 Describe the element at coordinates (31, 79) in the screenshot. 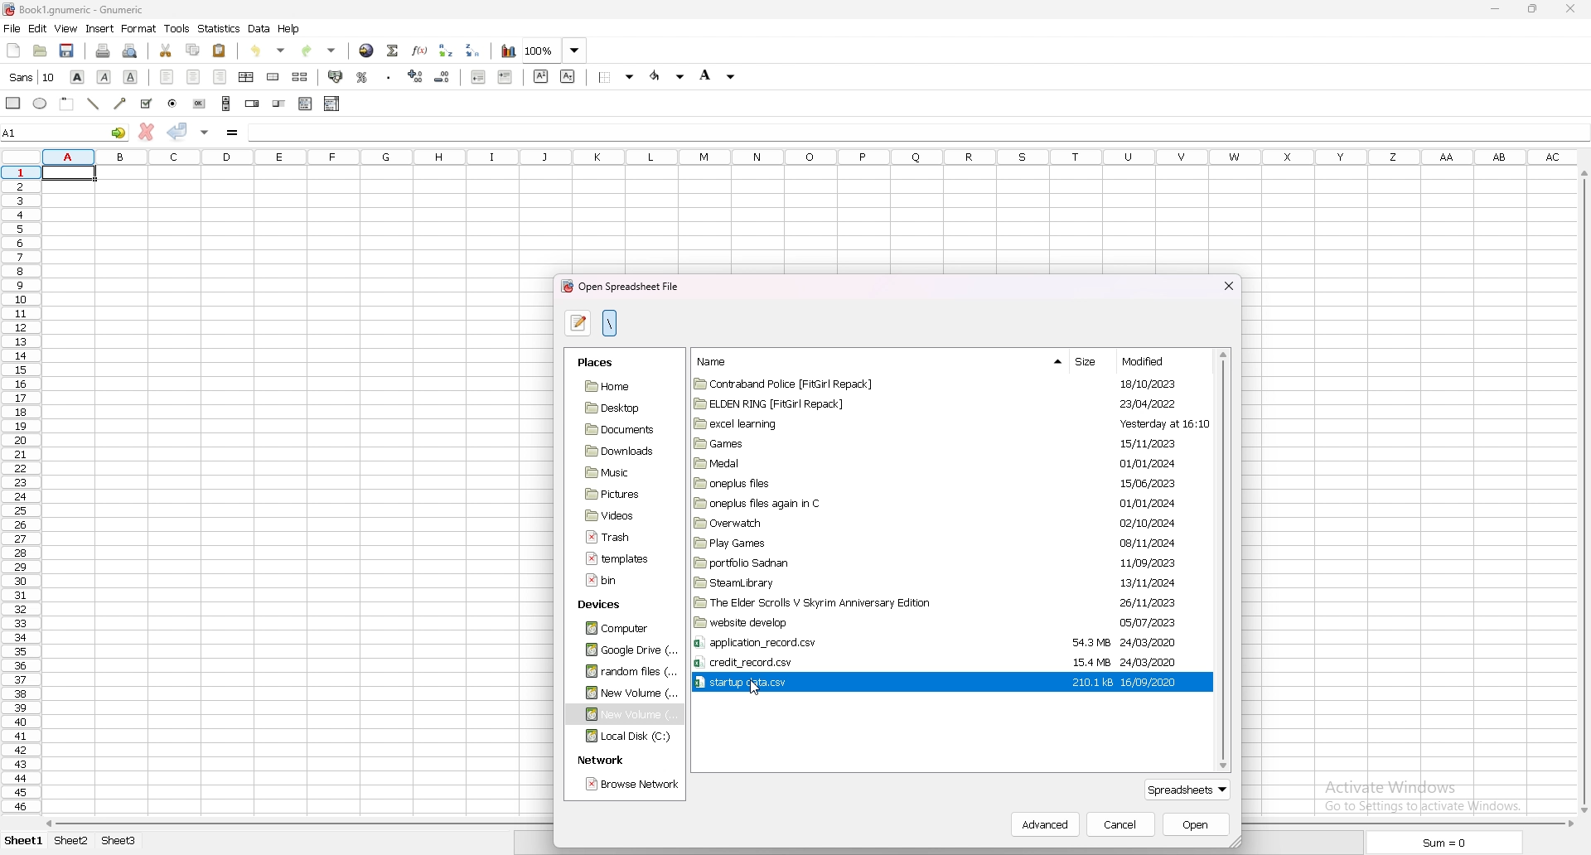

I see `cursor description` at that location.